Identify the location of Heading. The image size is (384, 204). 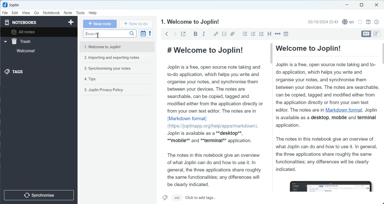
(269, 34).